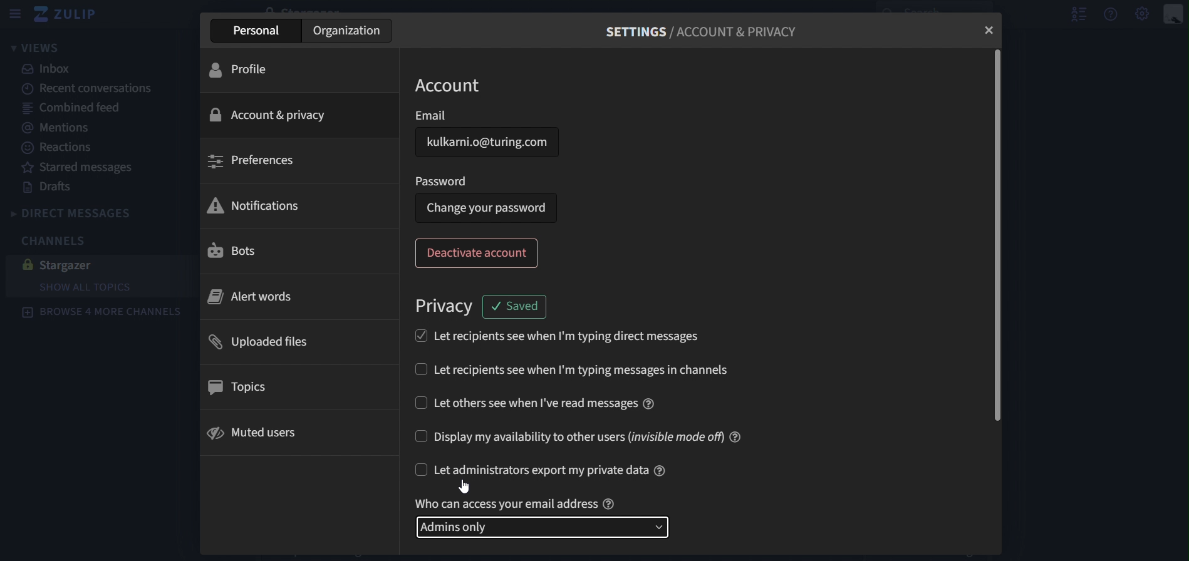 Image resolution: width=1189 pixels, height=561 pixels. What do you see at coordinates (86, 287) in the screenshot?
I see `show all topics` at bounding box center [86, 287].